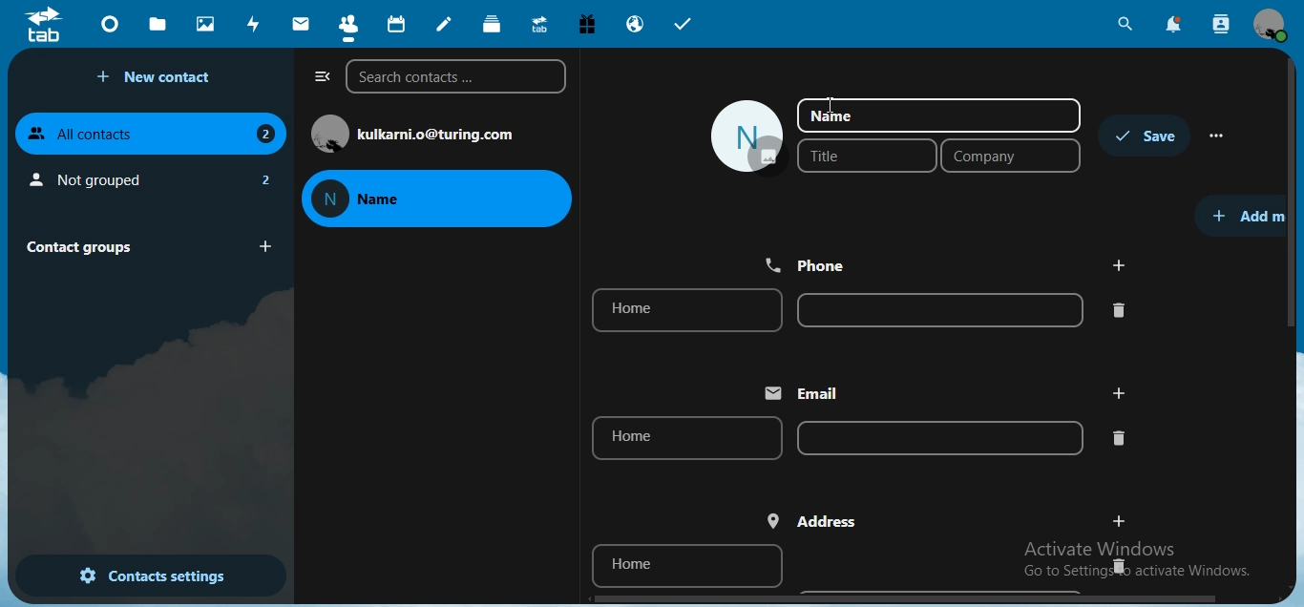  What do you see at coordinates (684, 24) in the screenshot?
I see `tasks` at bounding box center [684, 24].